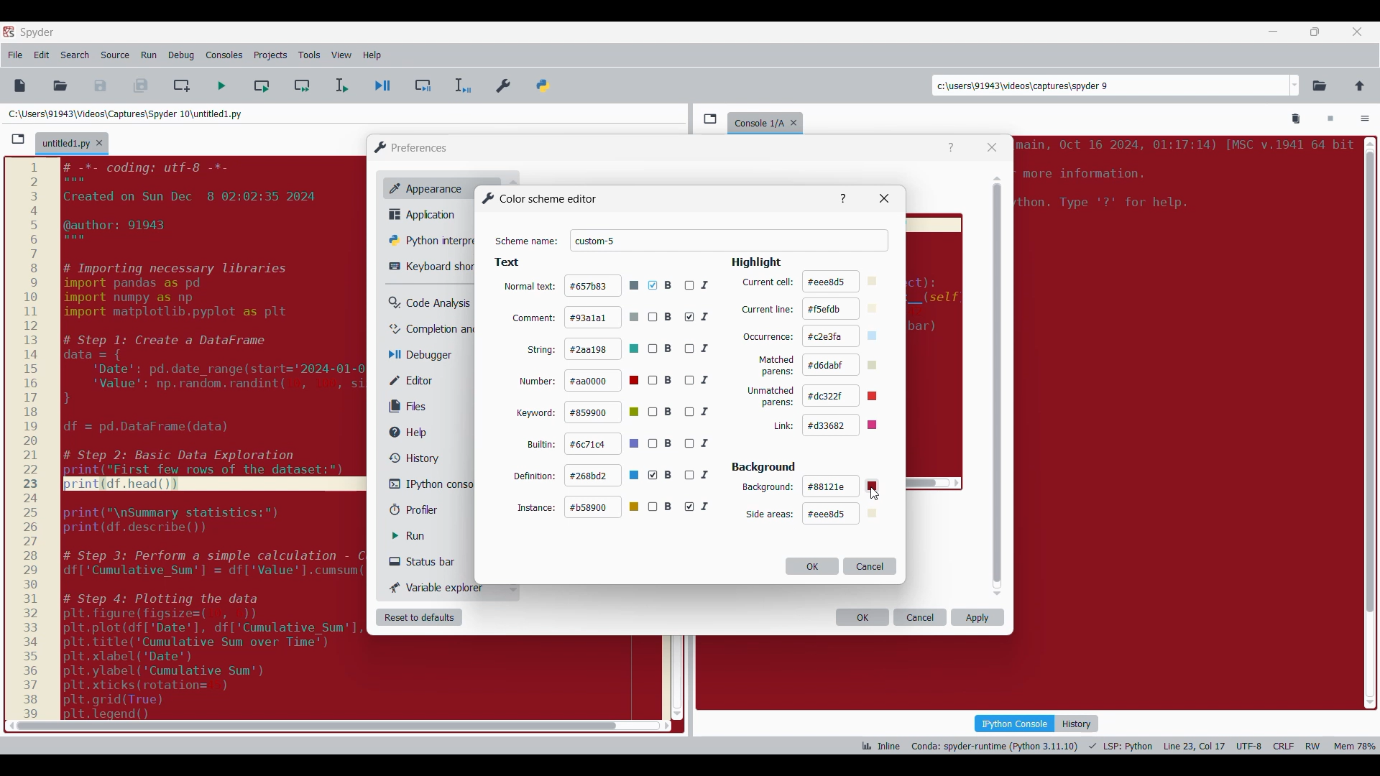  What do you see at coordinates (30, 439) in the screenshot?
I see `scale` at bounding box center [30, 439].